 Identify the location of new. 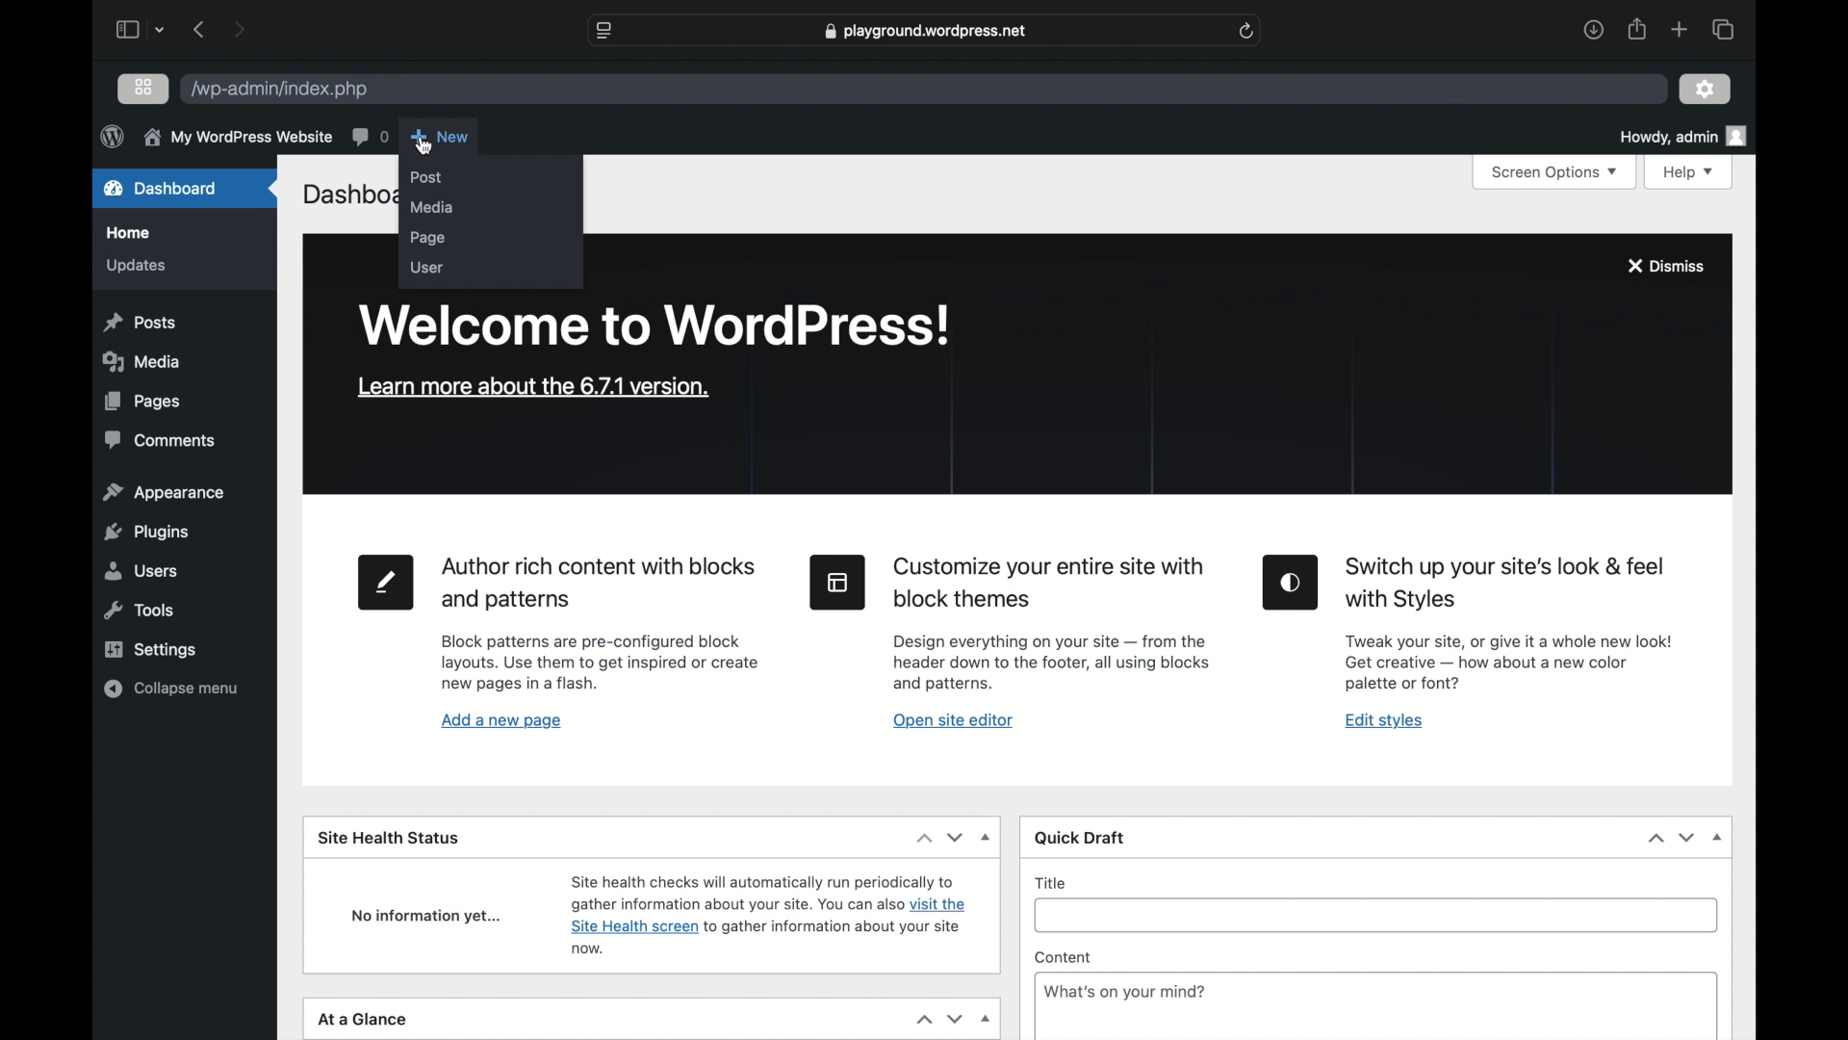
(439, 138).